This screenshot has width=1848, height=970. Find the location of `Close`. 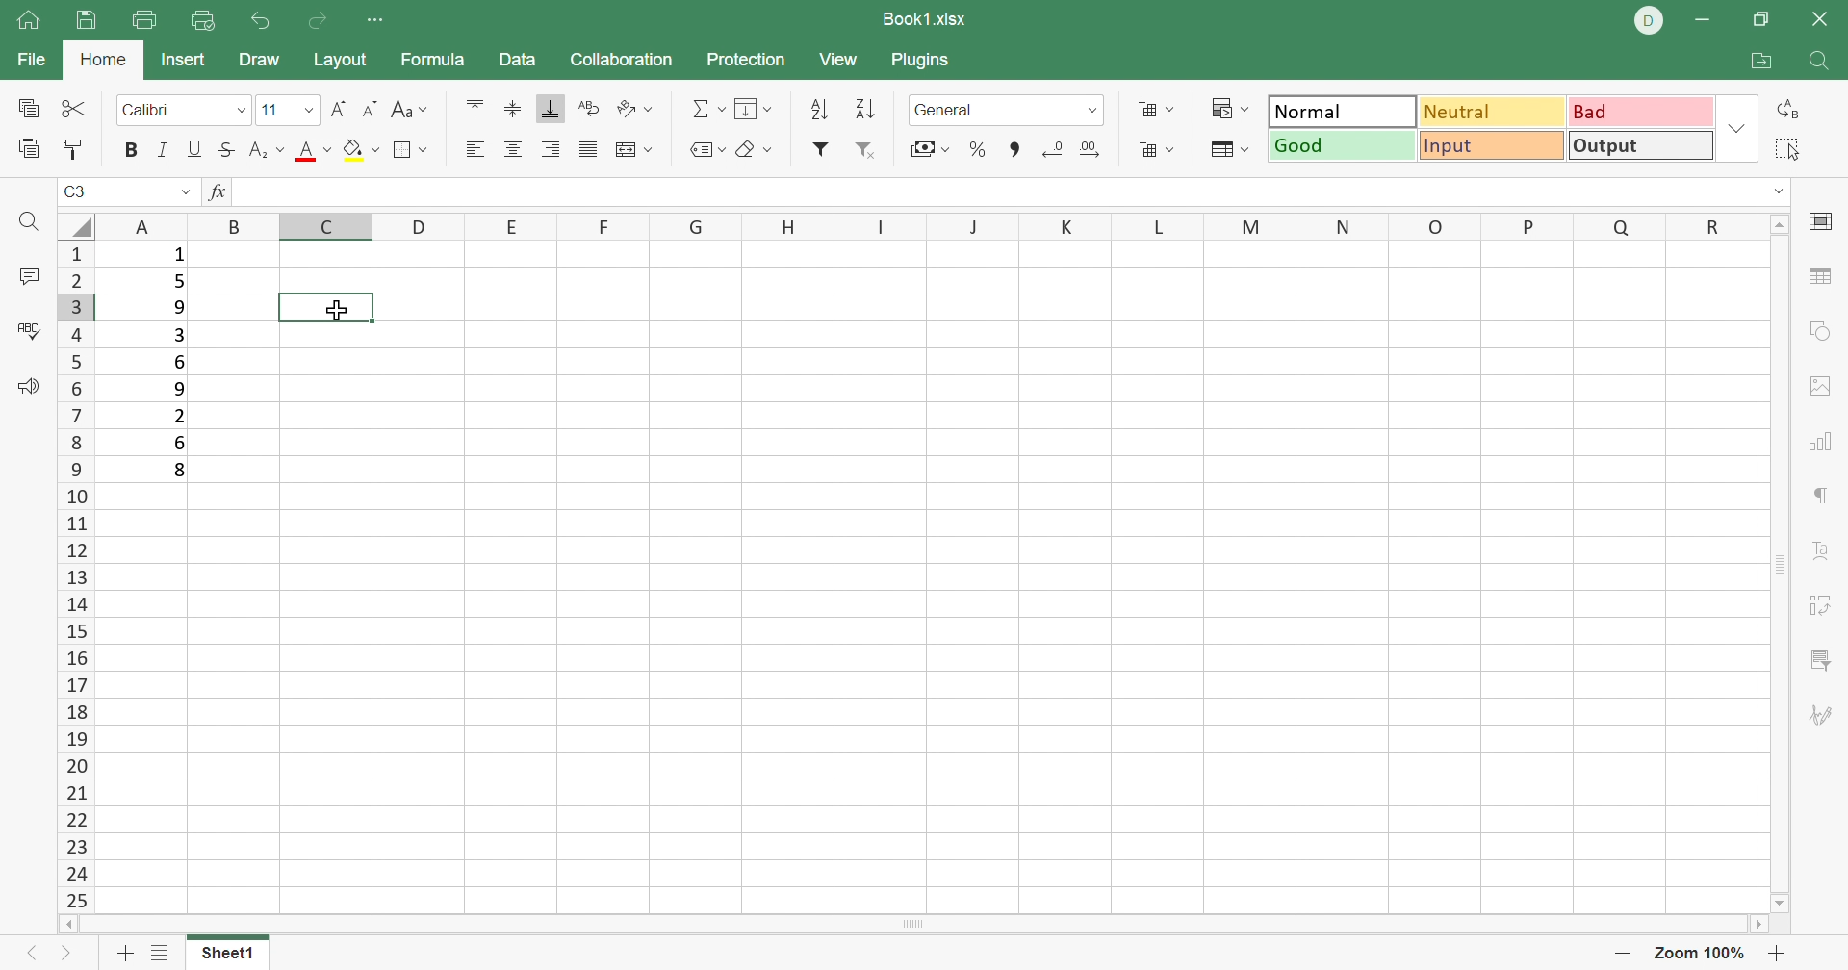

Close is located at coordinates (1825, 18).